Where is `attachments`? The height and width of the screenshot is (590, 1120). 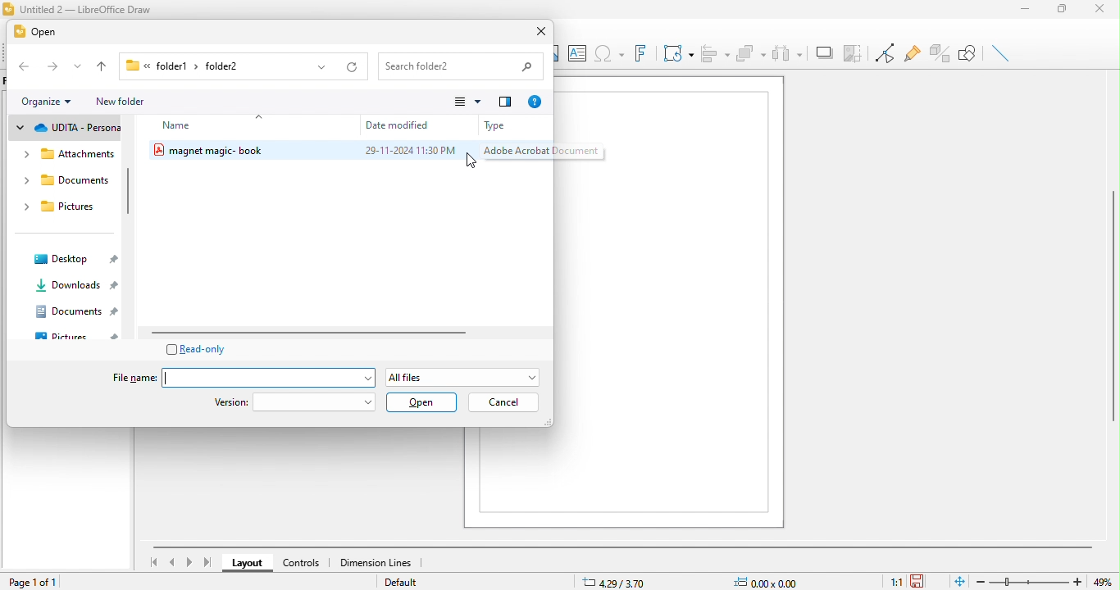
attachments is located at coordinates (66, 156).